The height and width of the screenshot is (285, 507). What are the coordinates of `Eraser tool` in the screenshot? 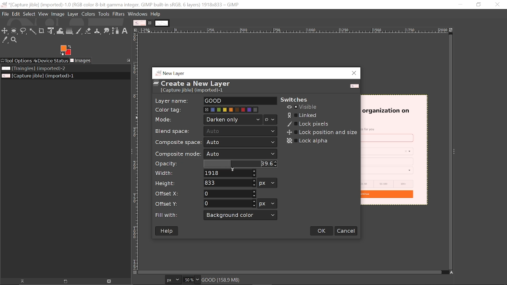 It's located at (88, 31).